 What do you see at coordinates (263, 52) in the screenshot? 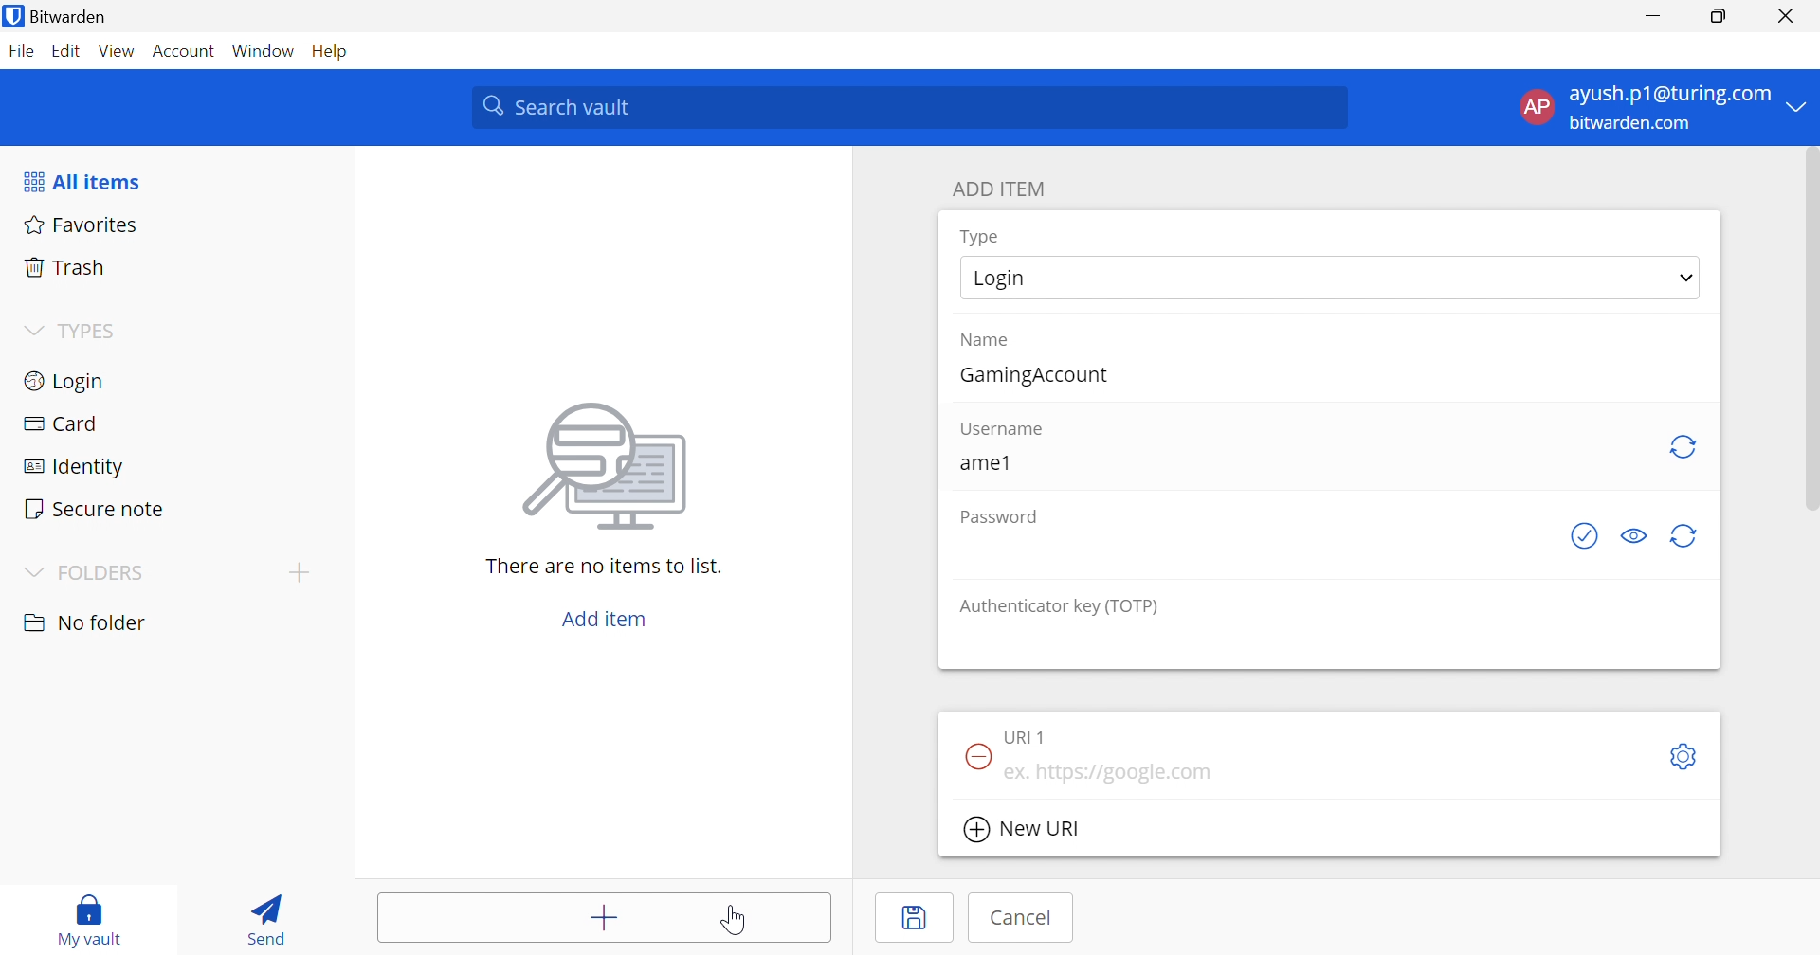
I see `Window` at bounding box center [263, 52].